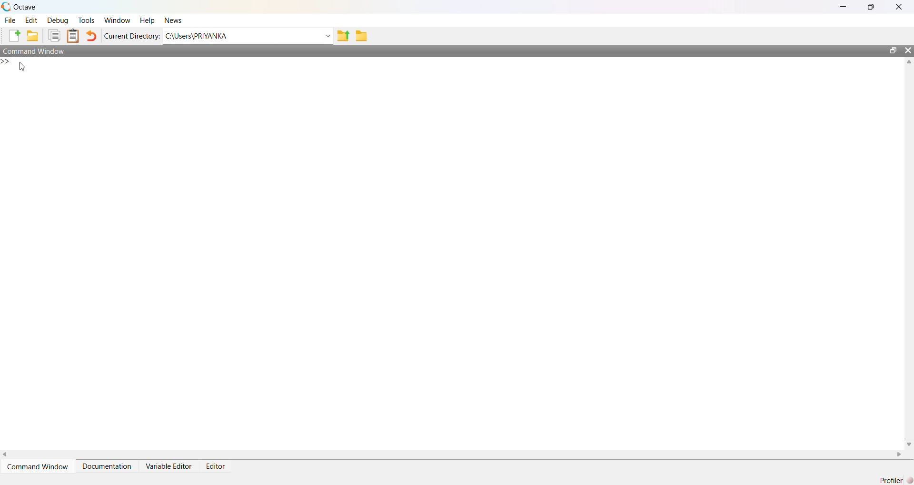 This screenshot has width=914, height=485. What do you see at coordinates (908, 50) in the screenshot?
I see `close` at bounding box center [908, 50].